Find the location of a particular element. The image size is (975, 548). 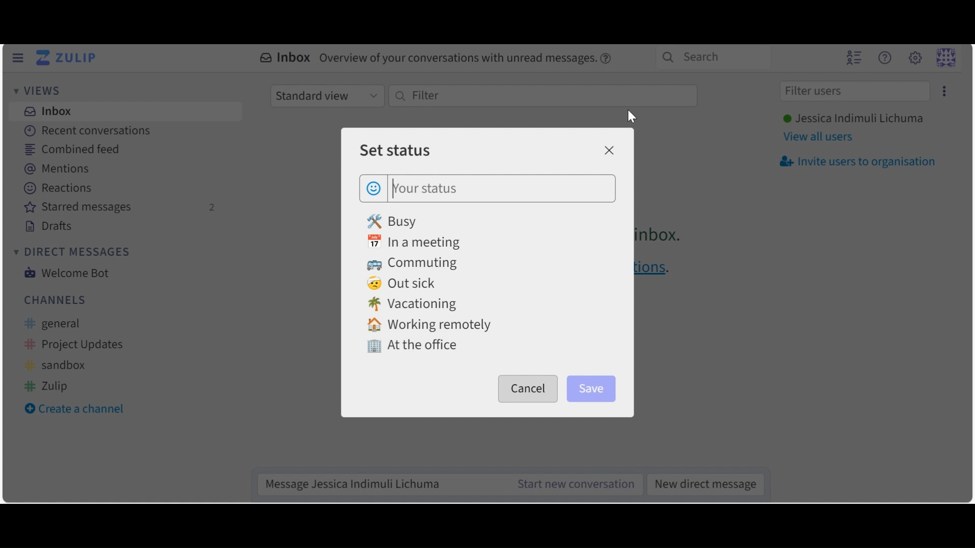

Starred Messages is located at coordinates (120, 208).